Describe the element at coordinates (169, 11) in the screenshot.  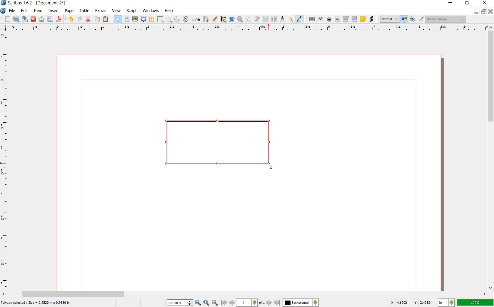
I see `HELP` at that location.